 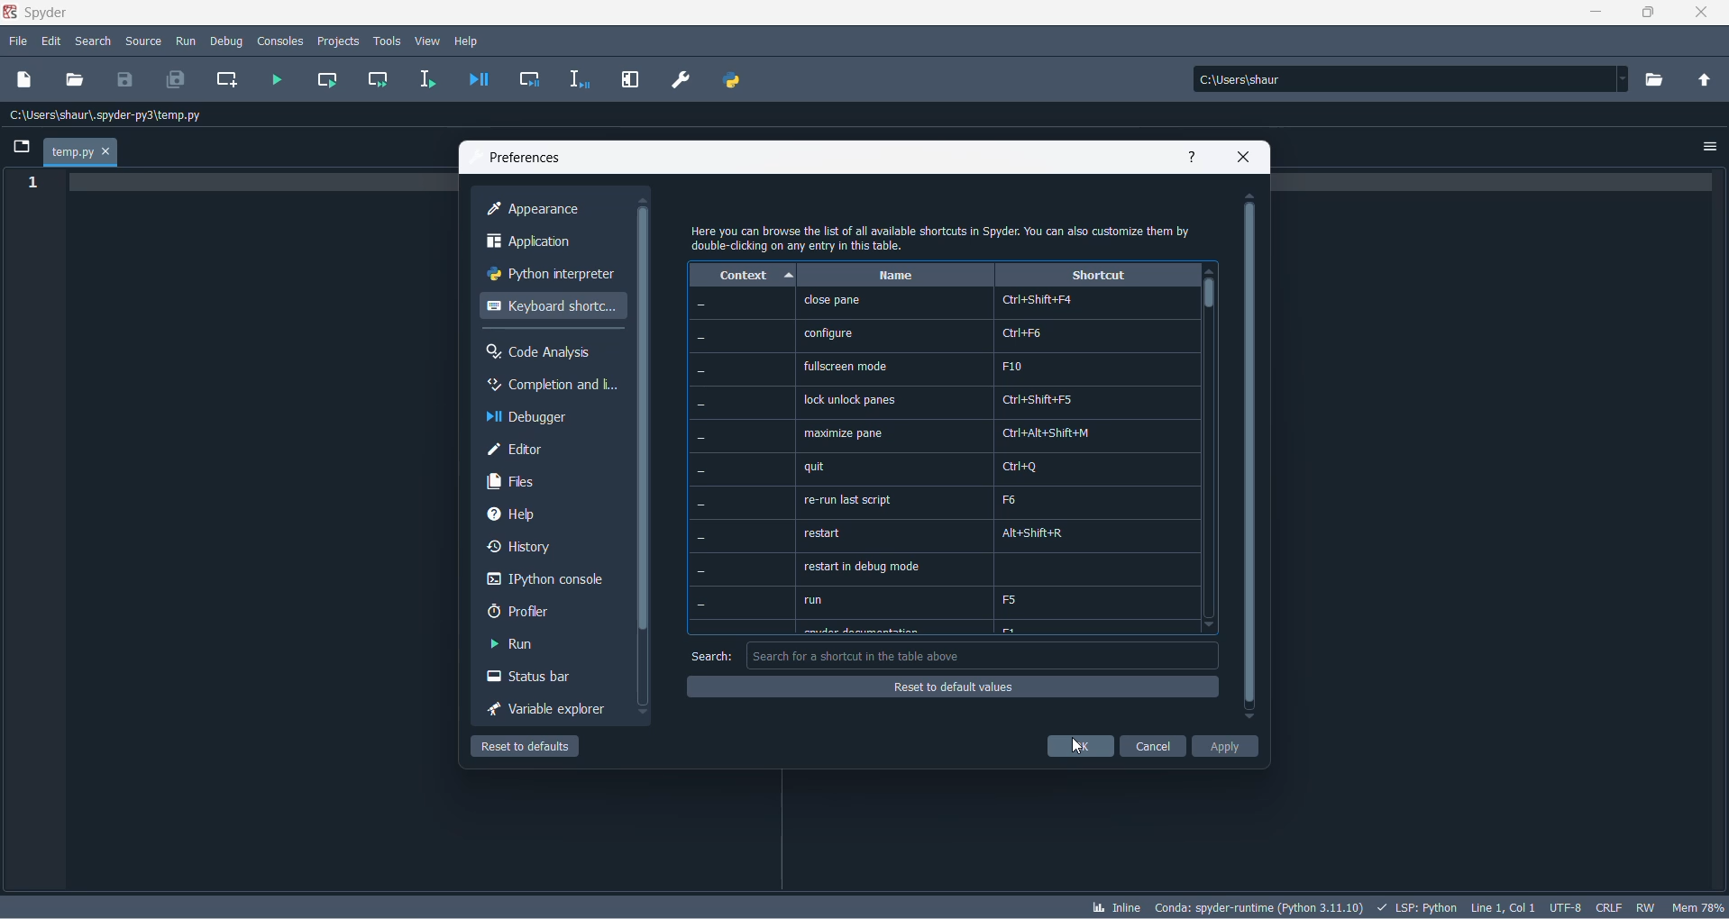 I want to click on MAXIMIZE CURRENT PANE, so click(x=628, y=81).